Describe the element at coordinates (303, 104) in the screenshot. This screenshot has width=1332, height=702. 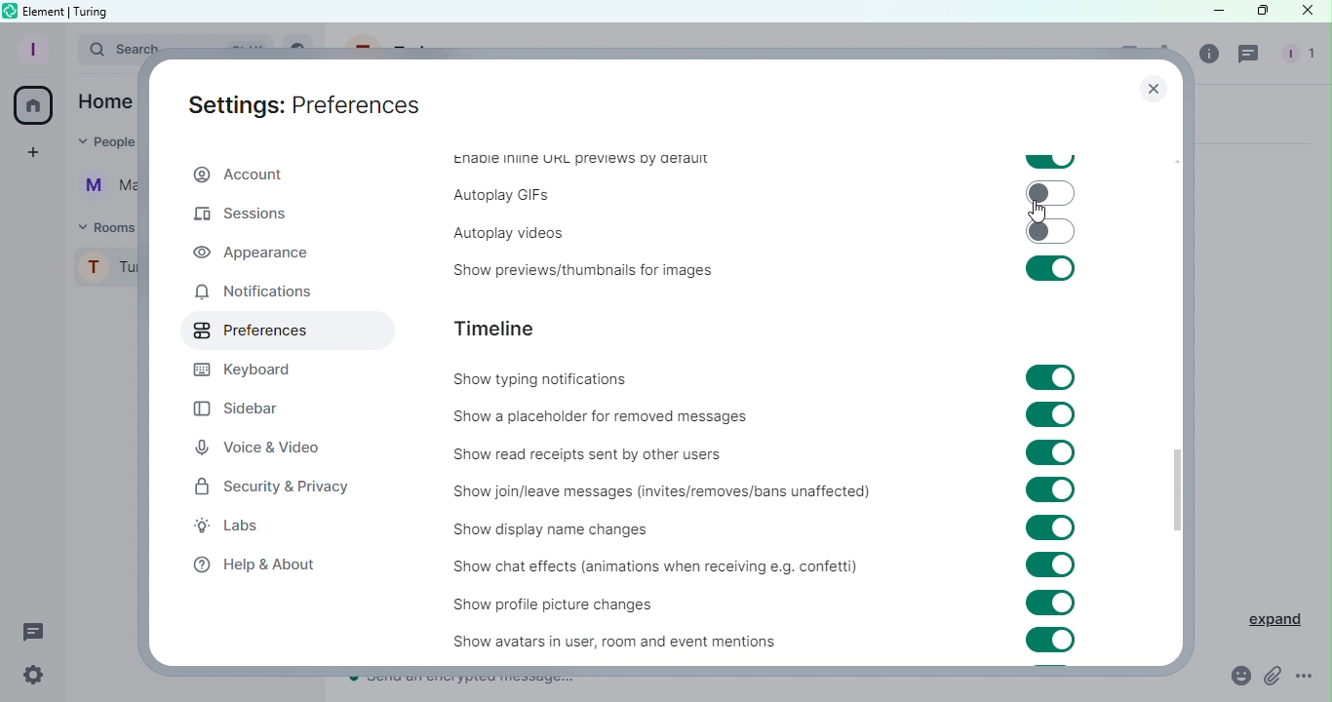
I see `Settings: Preferences` at that location.